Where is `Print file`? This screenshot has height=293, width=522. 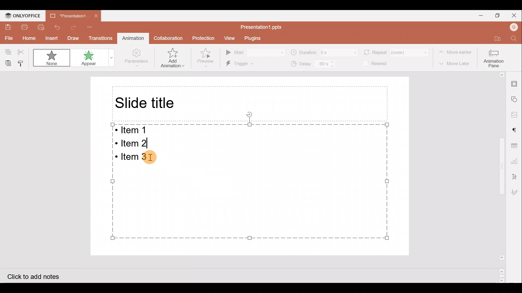 Print file is located at coordinates (24, 26).